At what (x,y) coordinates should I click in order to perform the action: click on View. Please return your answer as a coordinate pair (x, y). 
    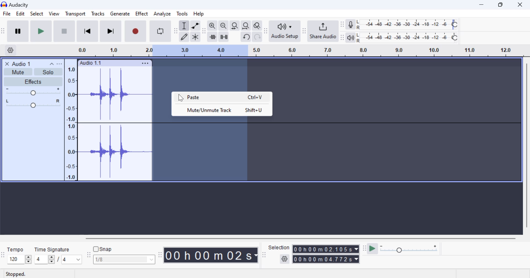
    Looking at the image, I should click on (54, 15).